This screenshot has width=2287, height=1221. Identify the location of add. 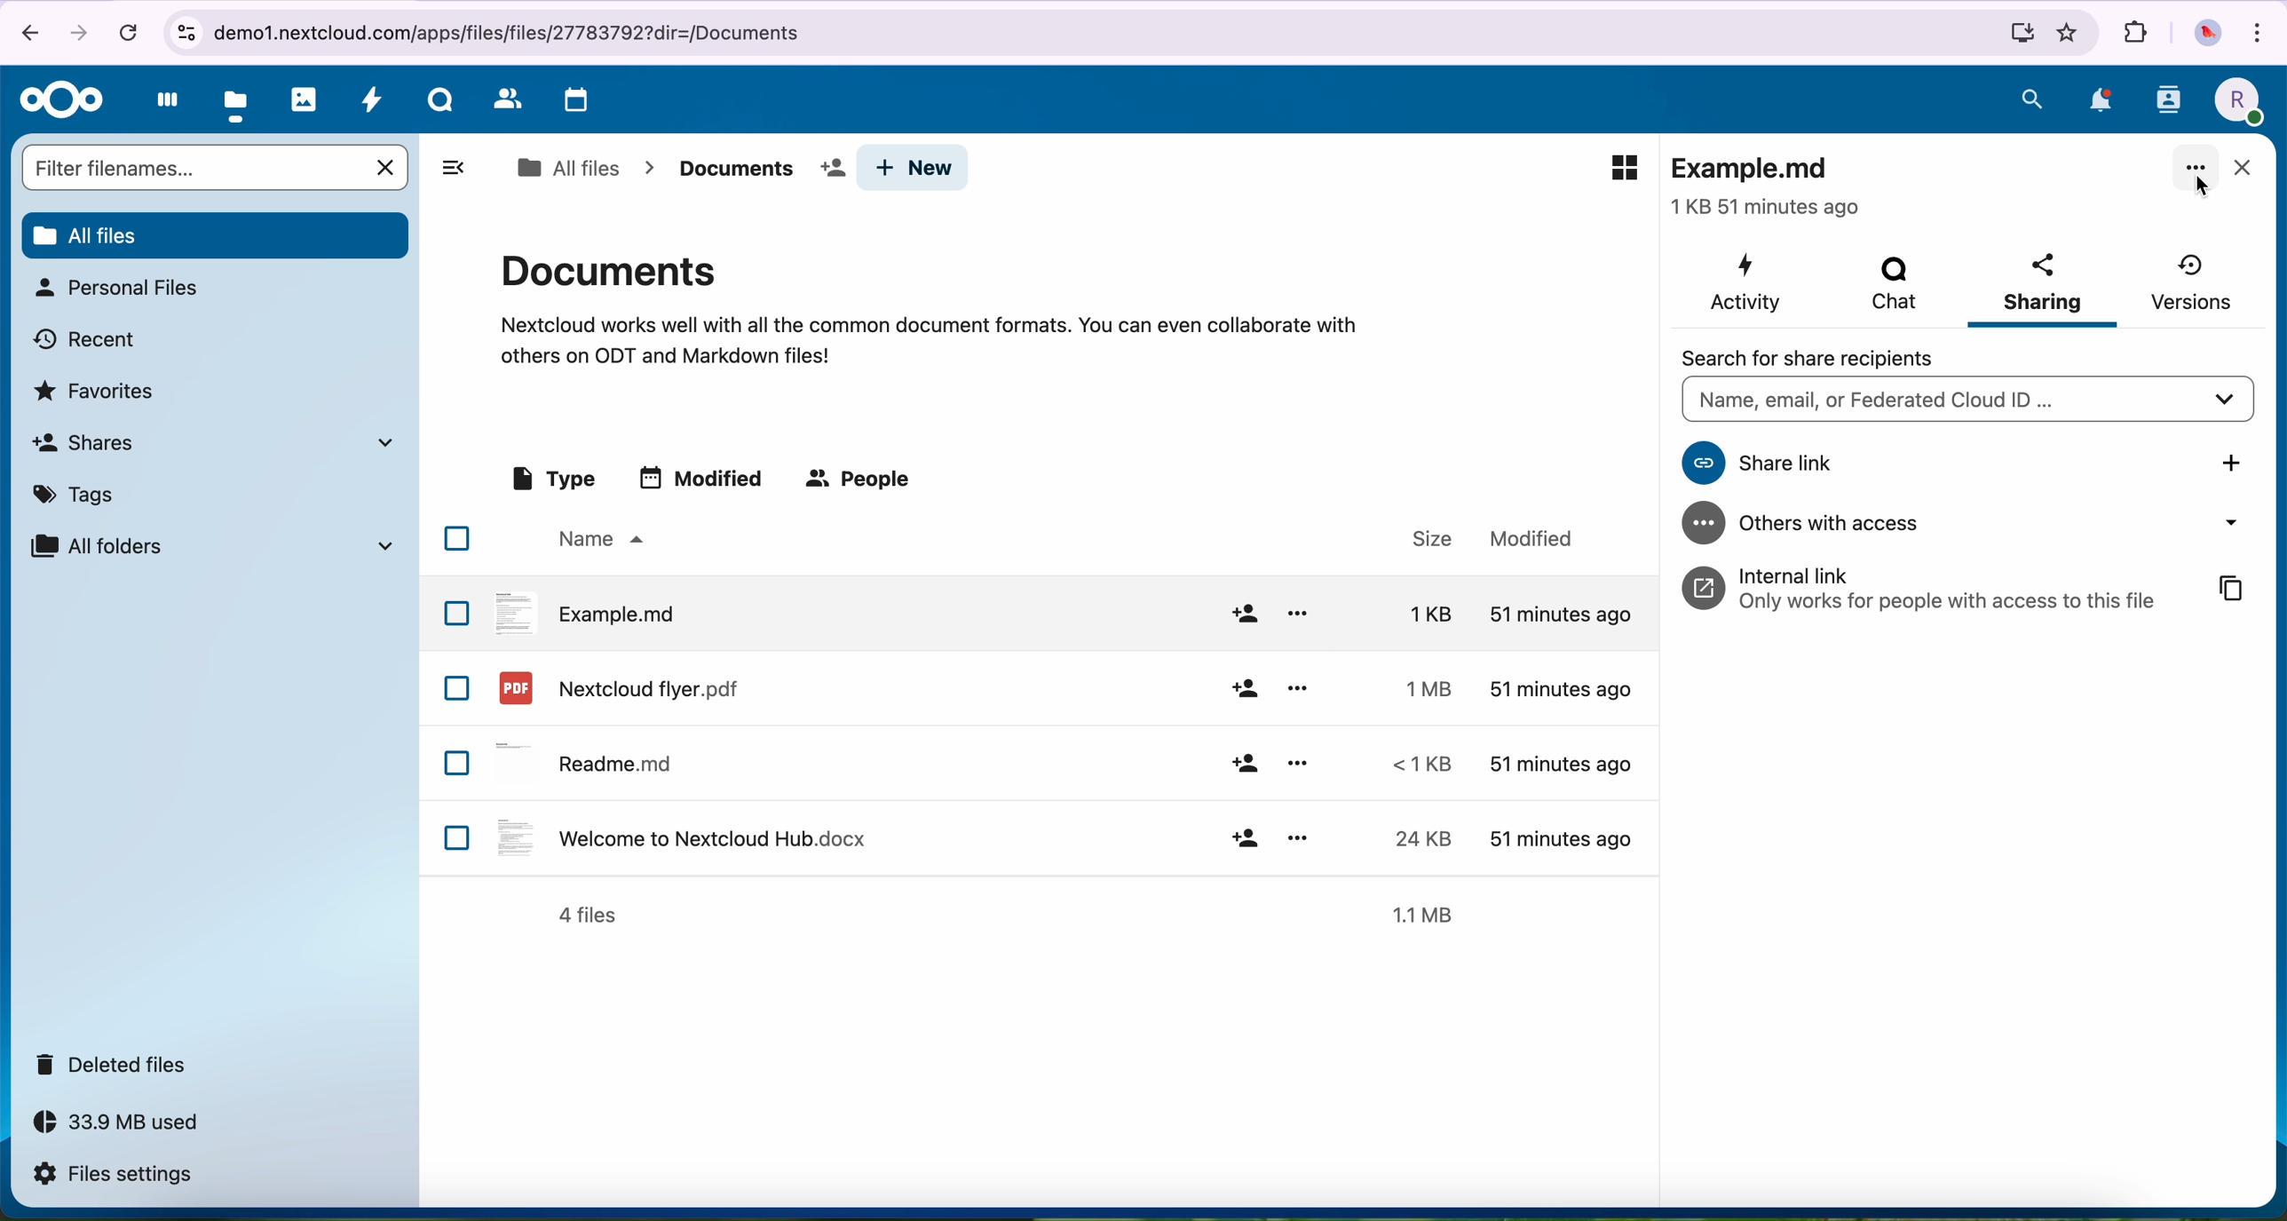
(1244, 765).